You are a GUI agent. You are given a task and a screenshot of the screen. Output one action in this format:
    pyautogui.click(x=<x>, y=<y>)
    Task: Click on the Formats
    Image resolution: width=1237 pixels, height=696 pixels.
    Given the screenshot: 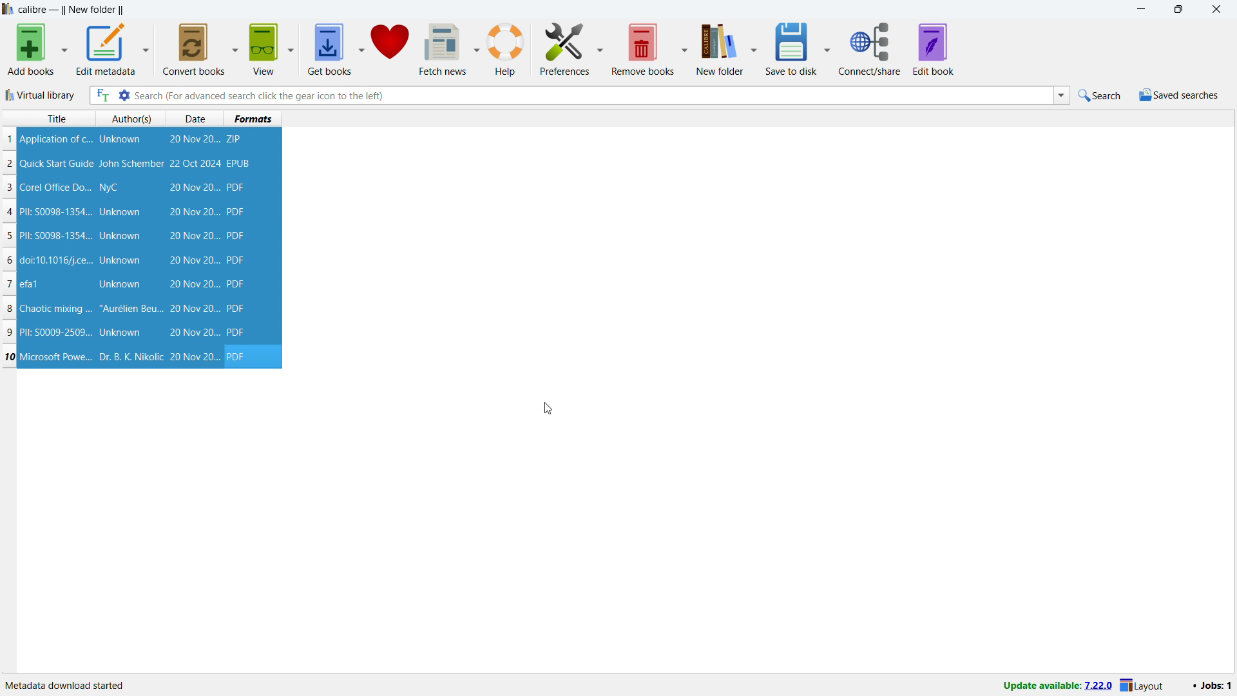 What is the action you would take?
    pyautogui.click(x=253, y=118)
    